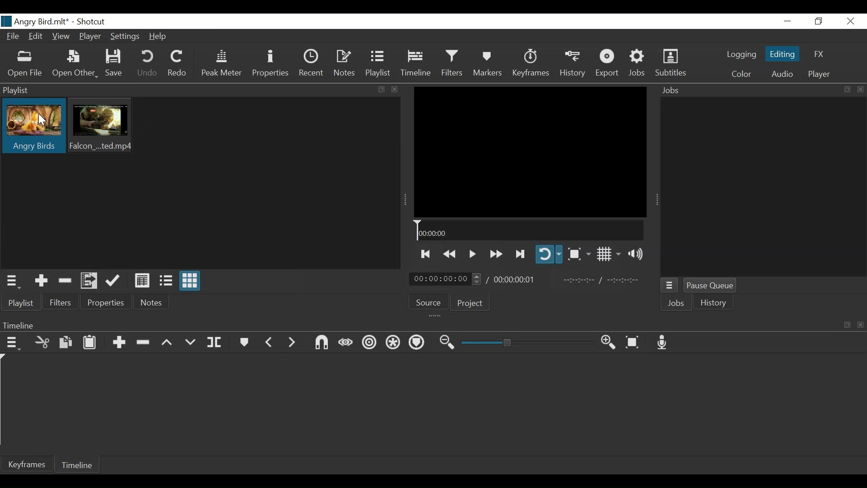 Image resolution: width=867 pixels, height=488 pixels. What do you see at coordinates (218, 343) in the screenshot?
I see `Split at playhead` at bounding box center [218, 343].